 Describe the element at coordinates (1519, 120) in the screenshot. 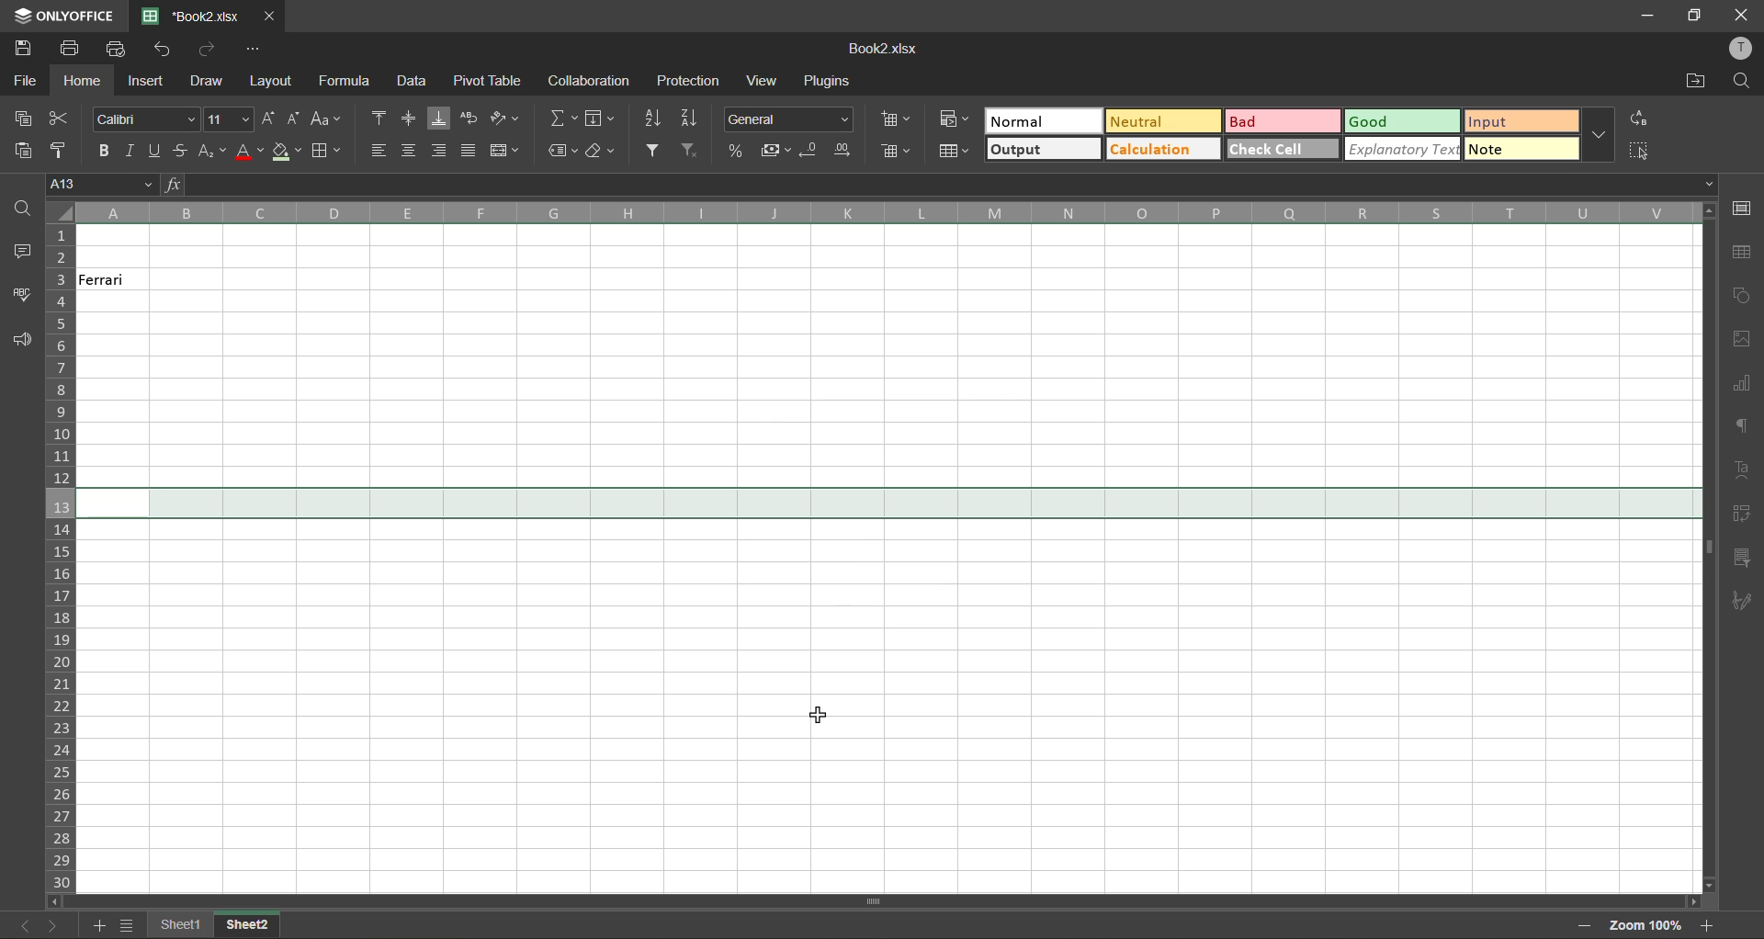

I see `input` at that location.